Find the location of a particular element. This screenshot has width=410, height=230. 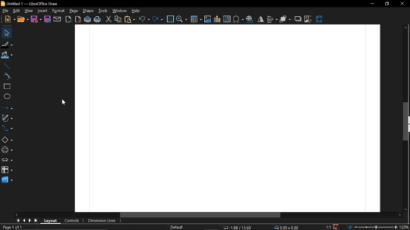

align is located at coordinates (272, 19).